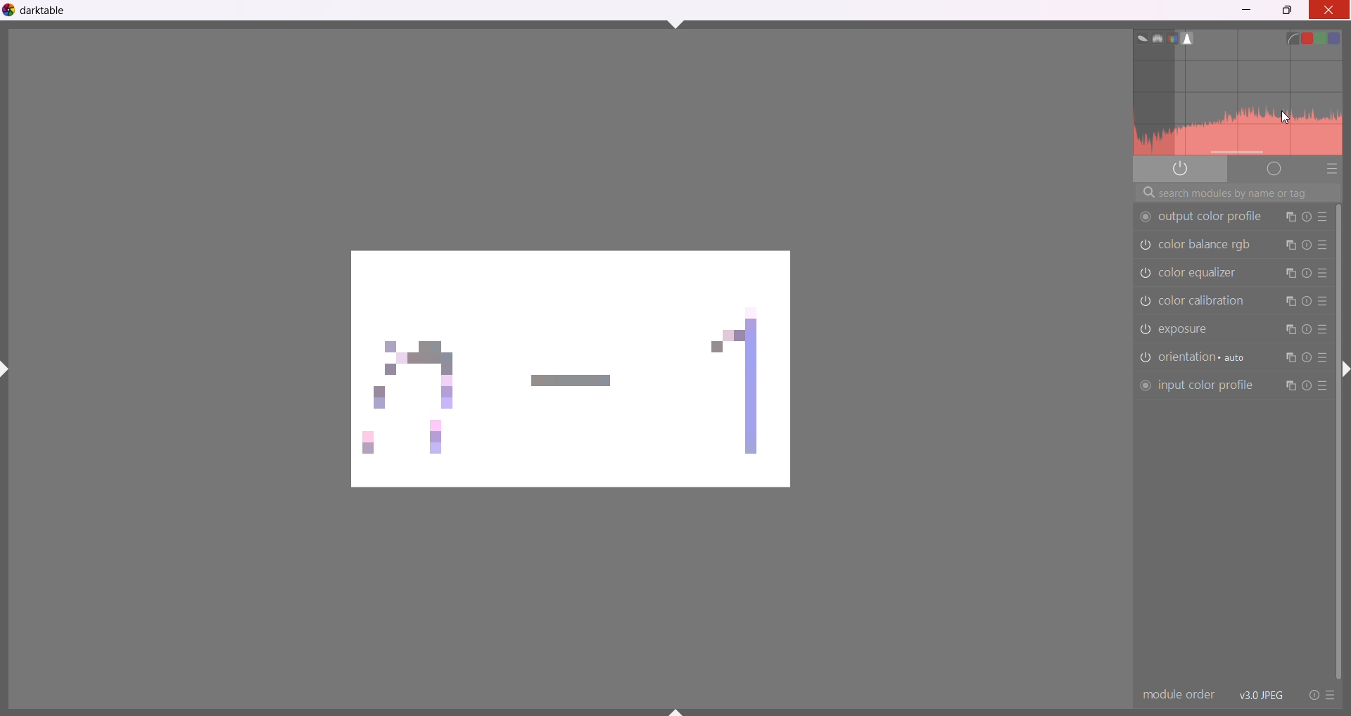 This screenshot has height=716, width=1351. I want to click on shift+ctrl+l, so click(8, 369).